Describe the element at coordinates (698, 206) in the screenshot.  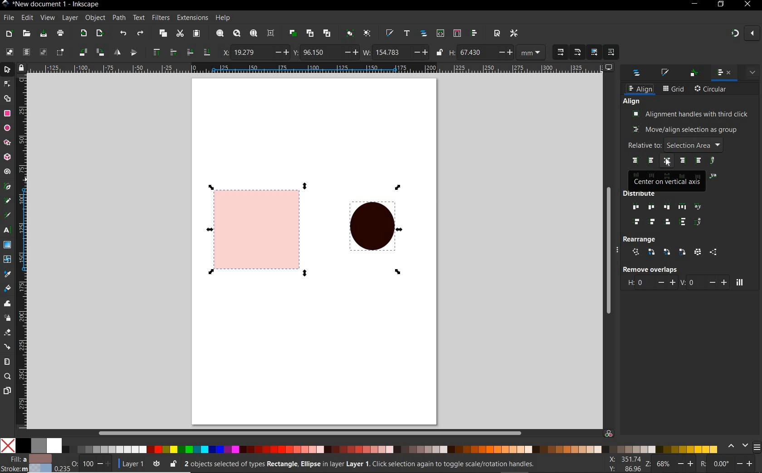
I see `DISTRIBUTE TEXT OBJECTS` at that location.